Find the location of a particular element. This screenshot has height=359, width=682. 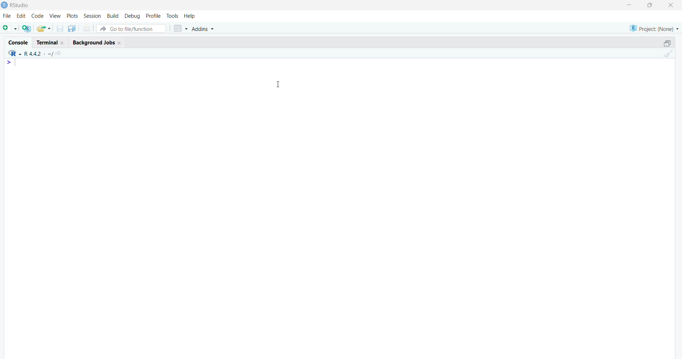

view the current working directory is located at coordinates (59, 54).